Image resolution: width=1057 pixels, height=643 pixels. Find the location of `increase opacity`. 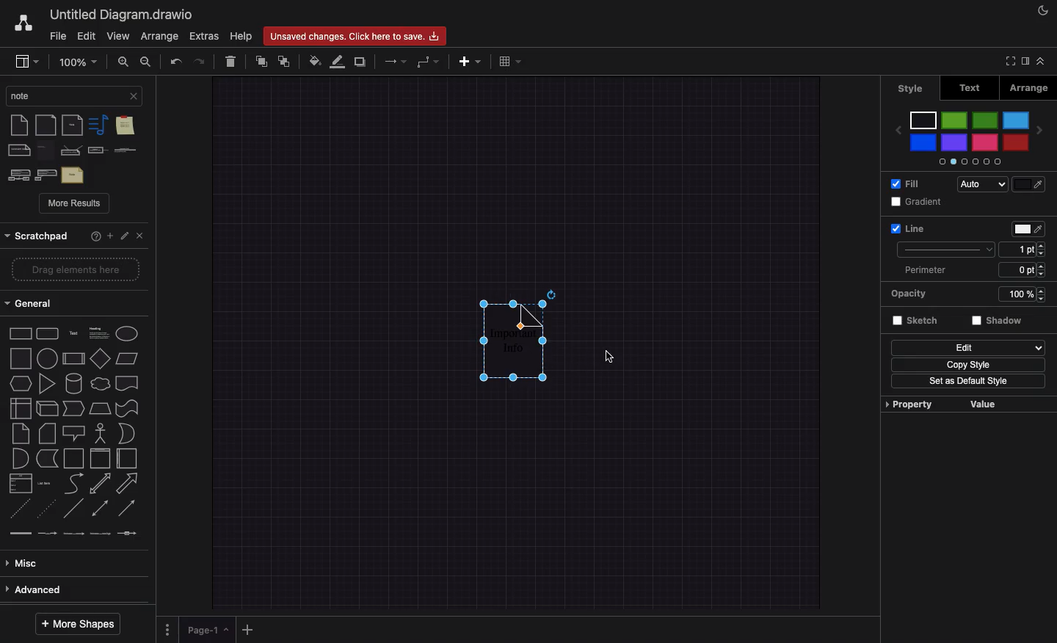

increase opacity is located at coordinates (1041, 288).